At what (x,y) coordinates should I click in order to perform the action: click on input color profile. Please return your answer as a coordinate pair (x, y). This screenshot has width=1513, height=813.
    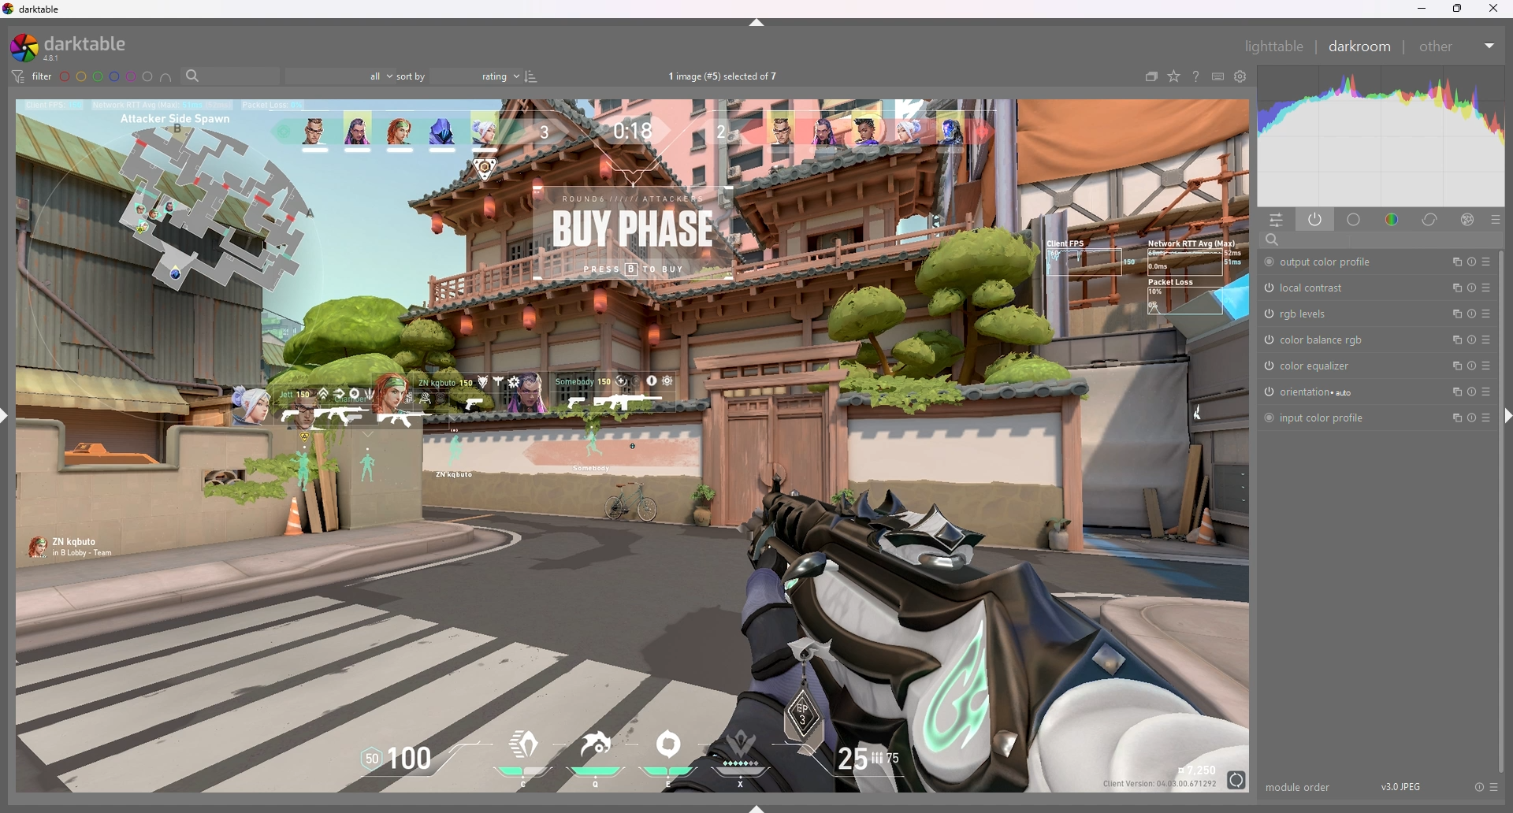
    Looking at the image, I should click on (1317, 417).